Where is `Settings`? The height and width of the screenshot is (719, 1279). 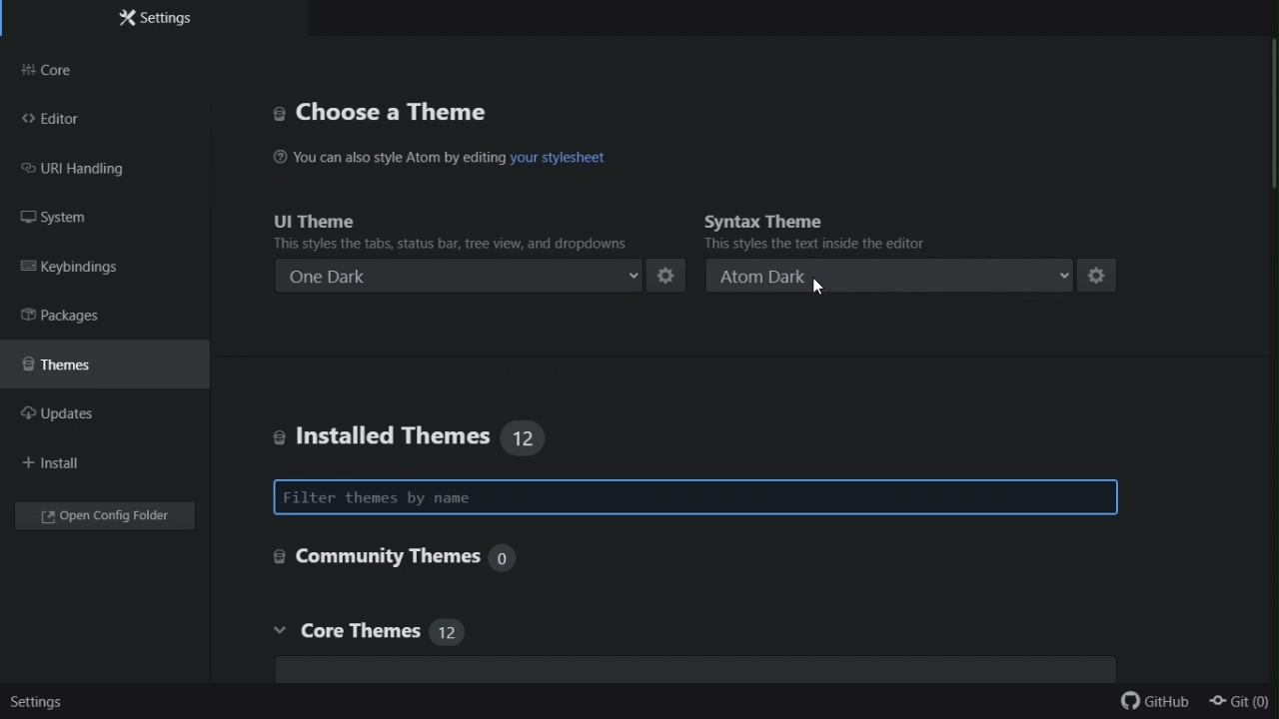 Settings is located at coordinates (149, 19).